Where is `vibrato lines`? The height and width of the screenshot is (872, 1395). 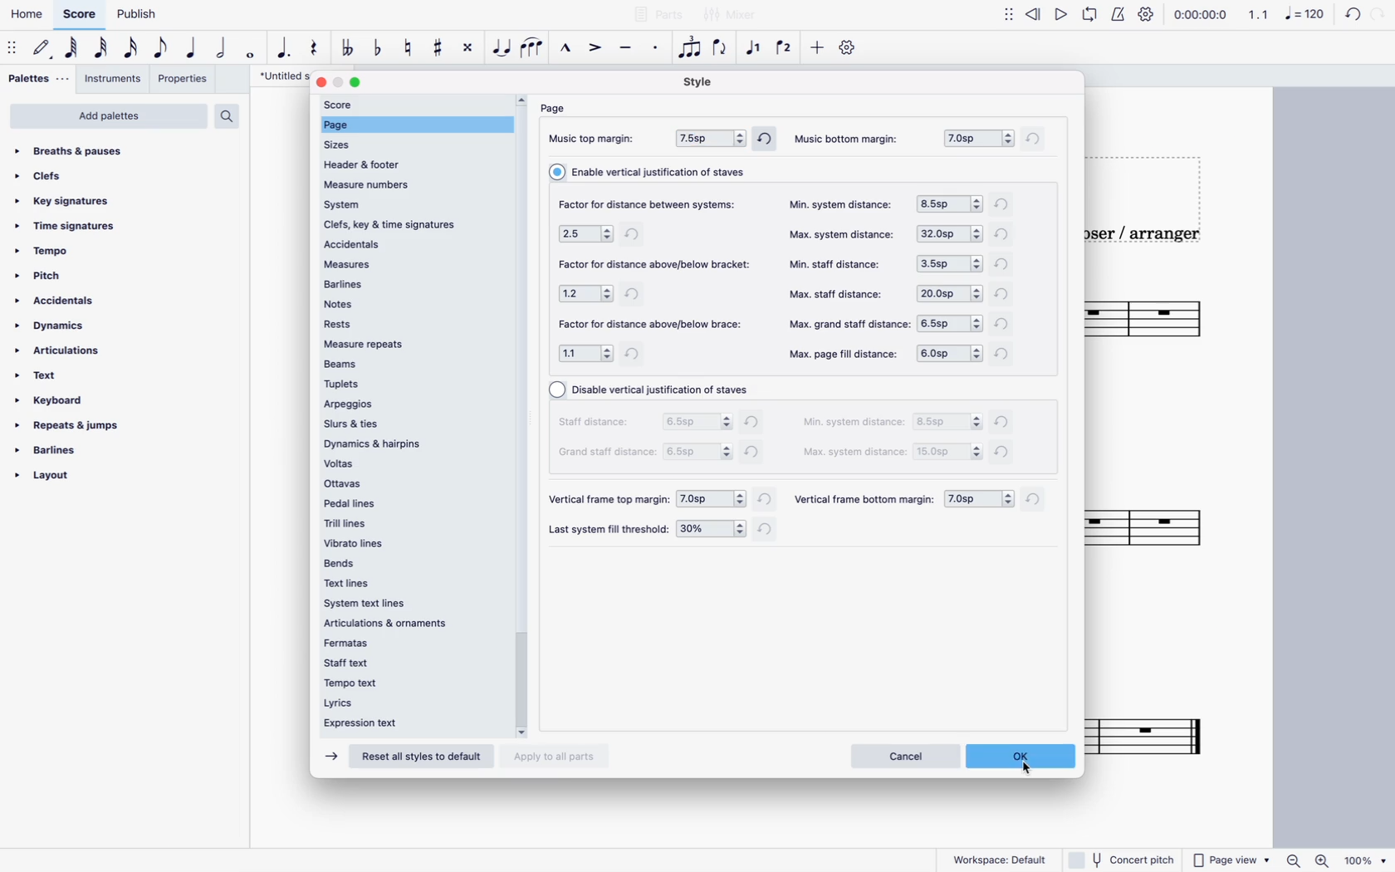
vibrato lines is located at coordinates (404, 542).